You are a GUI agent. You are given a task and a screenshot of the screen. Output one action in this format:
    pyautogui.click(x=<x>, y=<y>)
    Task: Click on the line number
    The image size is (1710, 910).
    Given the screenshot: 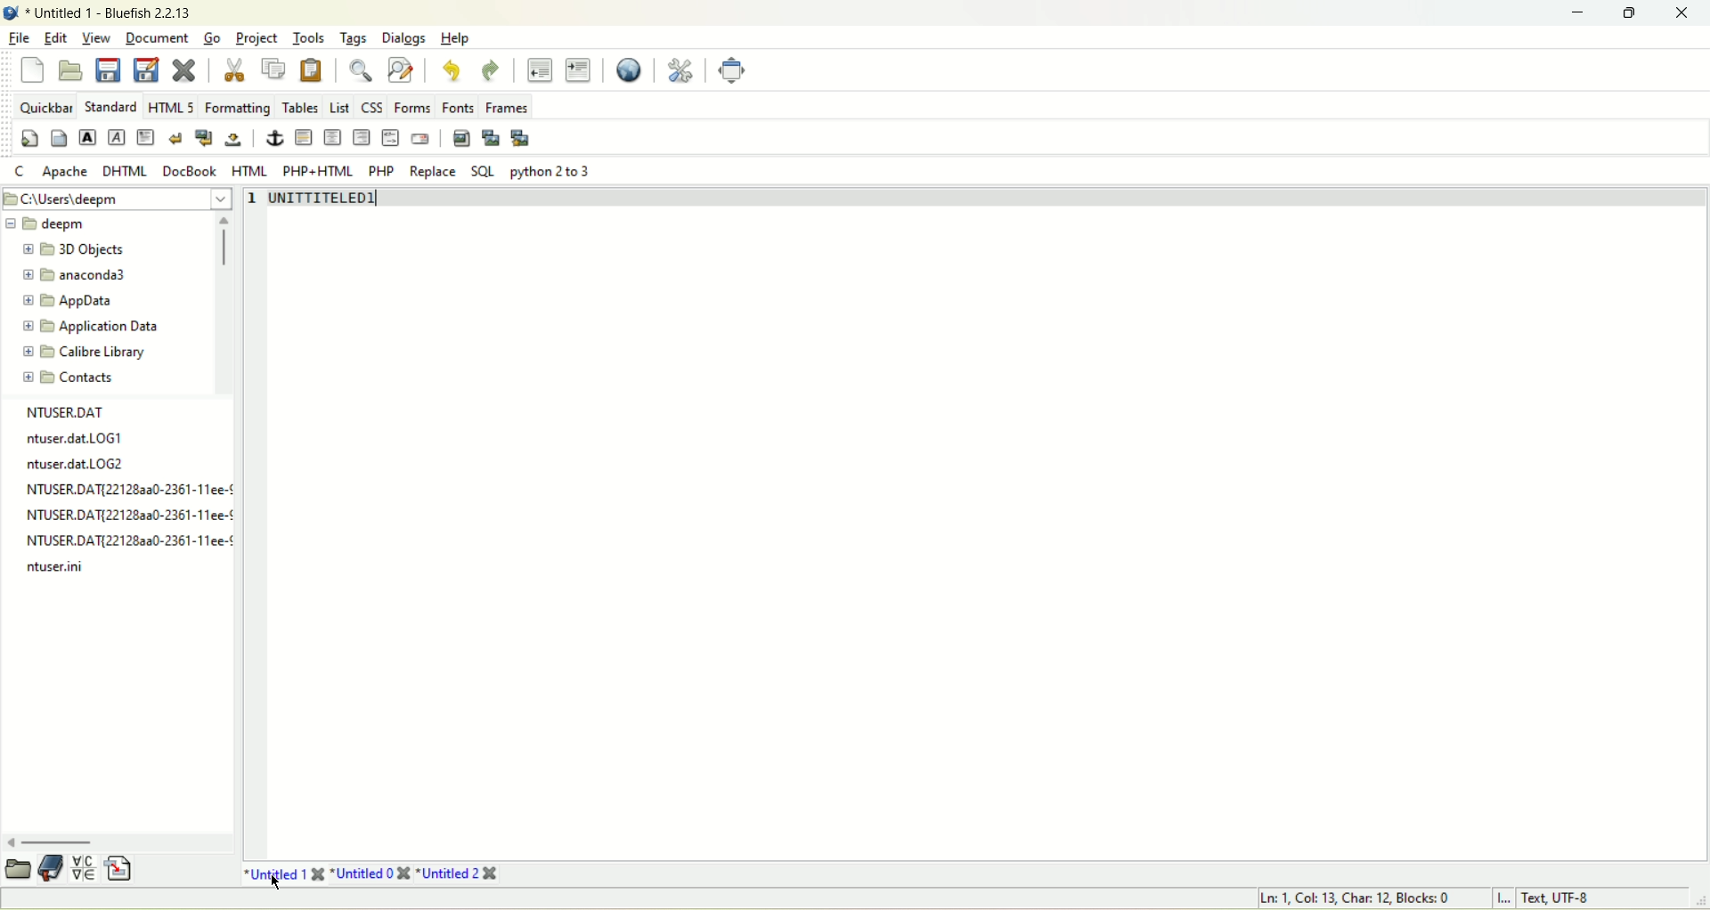 What is the action you would take?
    pyautogui.click(x=252, y=208)
    